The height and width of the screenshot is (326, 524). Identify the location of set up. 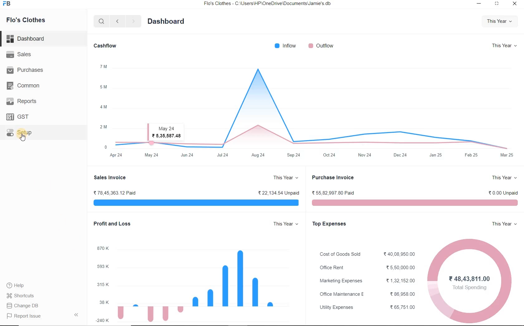
(19, 133).